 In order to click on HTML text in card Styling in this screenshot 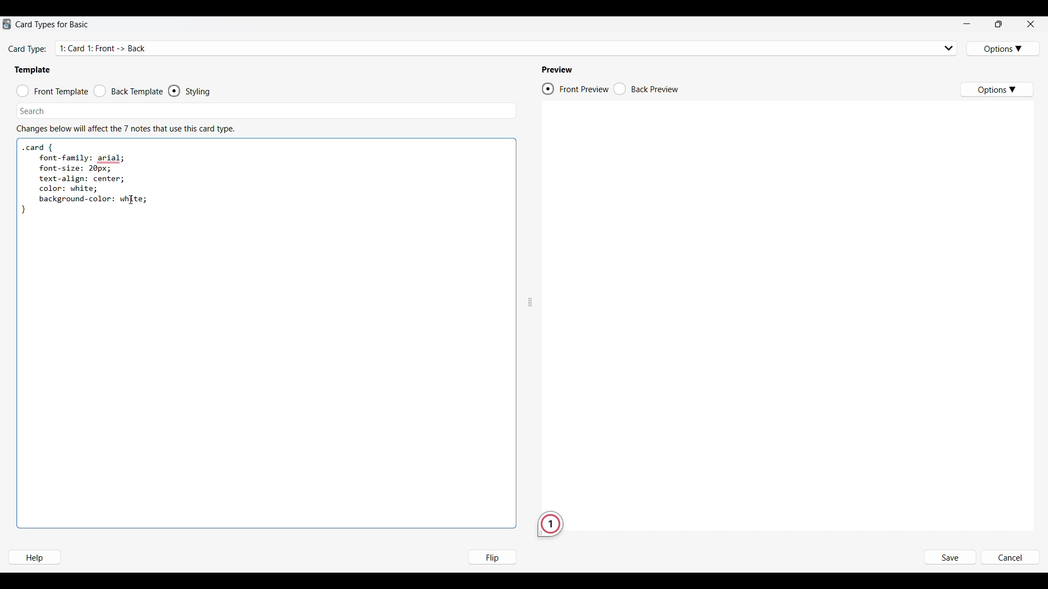, I will do `click(89, 180)`.